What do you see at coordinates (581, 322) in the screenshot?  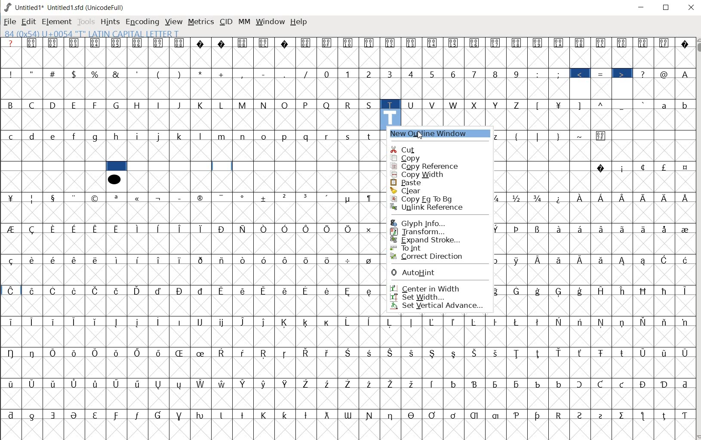 I see `Symbol` at bounding box center [581, 322].